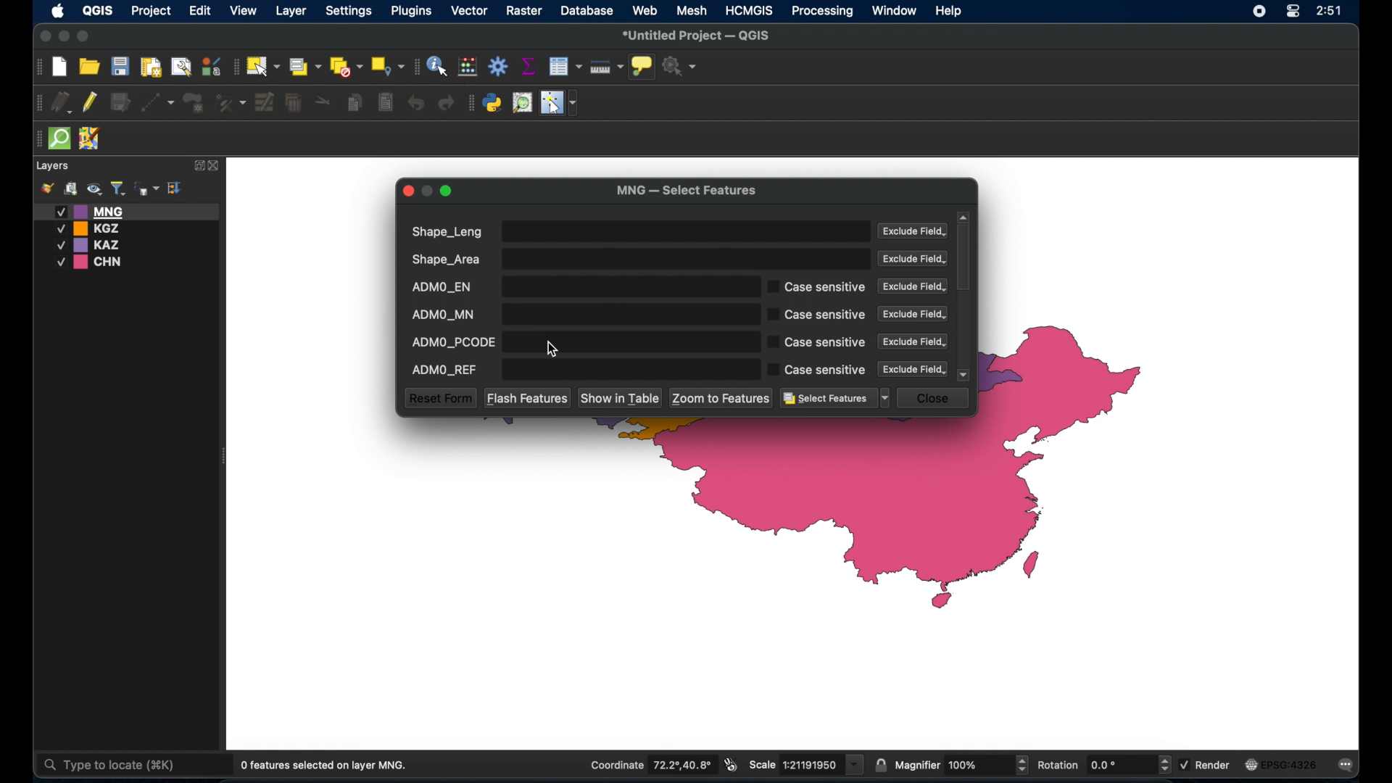 This screenshot has width=1392, height=783. What do you see at coordinates (388, 67) in the screenshot?
I see `select by location` at bounding box center [388, 67].